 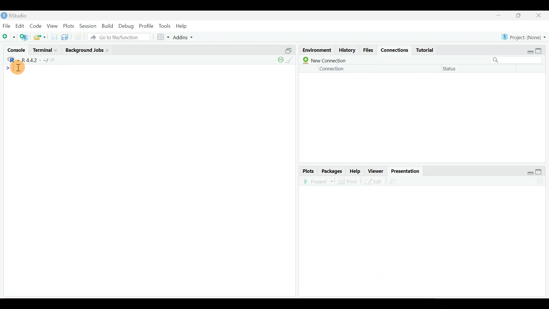 I want to click on Go to file/function, so click(x=118, y=37).